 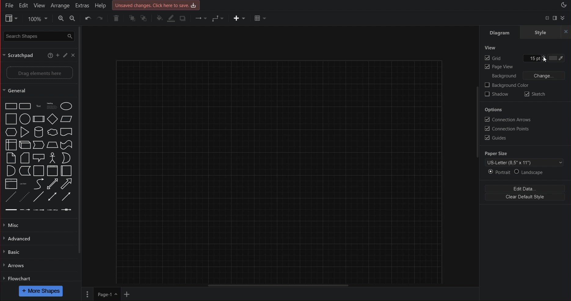 I want to click on Edit Data, so click(x=524, y=189).